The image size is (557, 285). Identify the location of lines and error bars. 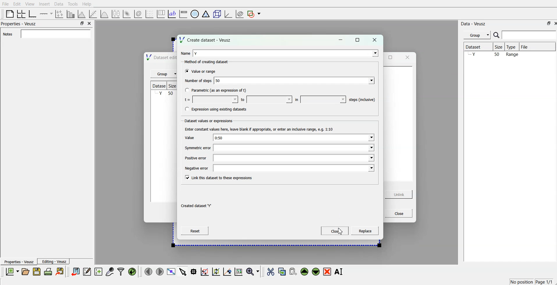
(60, 14).